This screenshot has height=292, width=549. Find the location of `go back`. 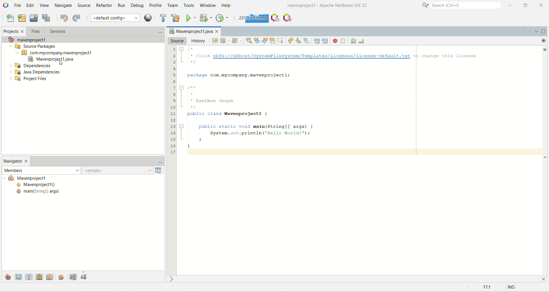

go back is located at coordinates (524, 31).